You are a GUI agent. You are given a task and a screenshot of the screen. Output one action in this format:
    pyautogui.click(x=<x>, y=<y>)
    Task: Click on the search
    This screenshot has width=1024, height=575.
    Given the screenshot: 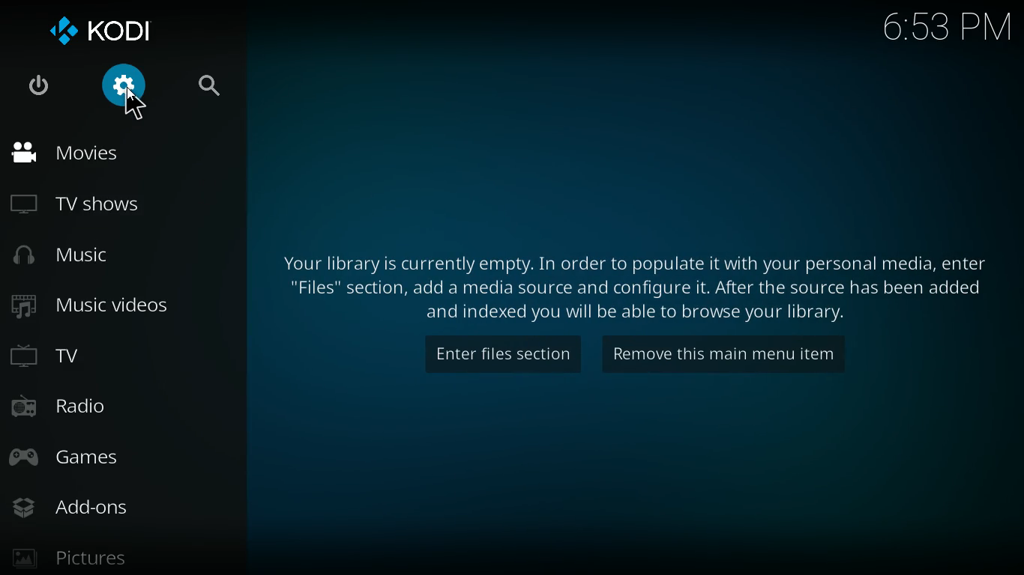 What is the action you would take?
    pyautogui.click(x=211, y=90)
    